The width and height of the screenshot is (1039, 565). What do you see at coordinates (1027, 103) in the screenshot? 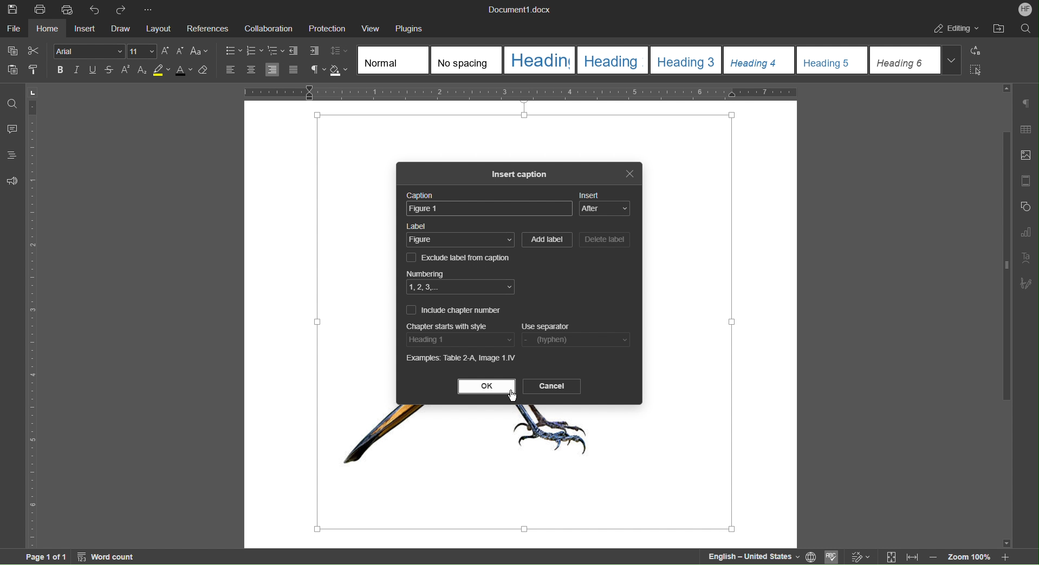
I see `Non-Printing Characters` at bounding box center [1027, 103].